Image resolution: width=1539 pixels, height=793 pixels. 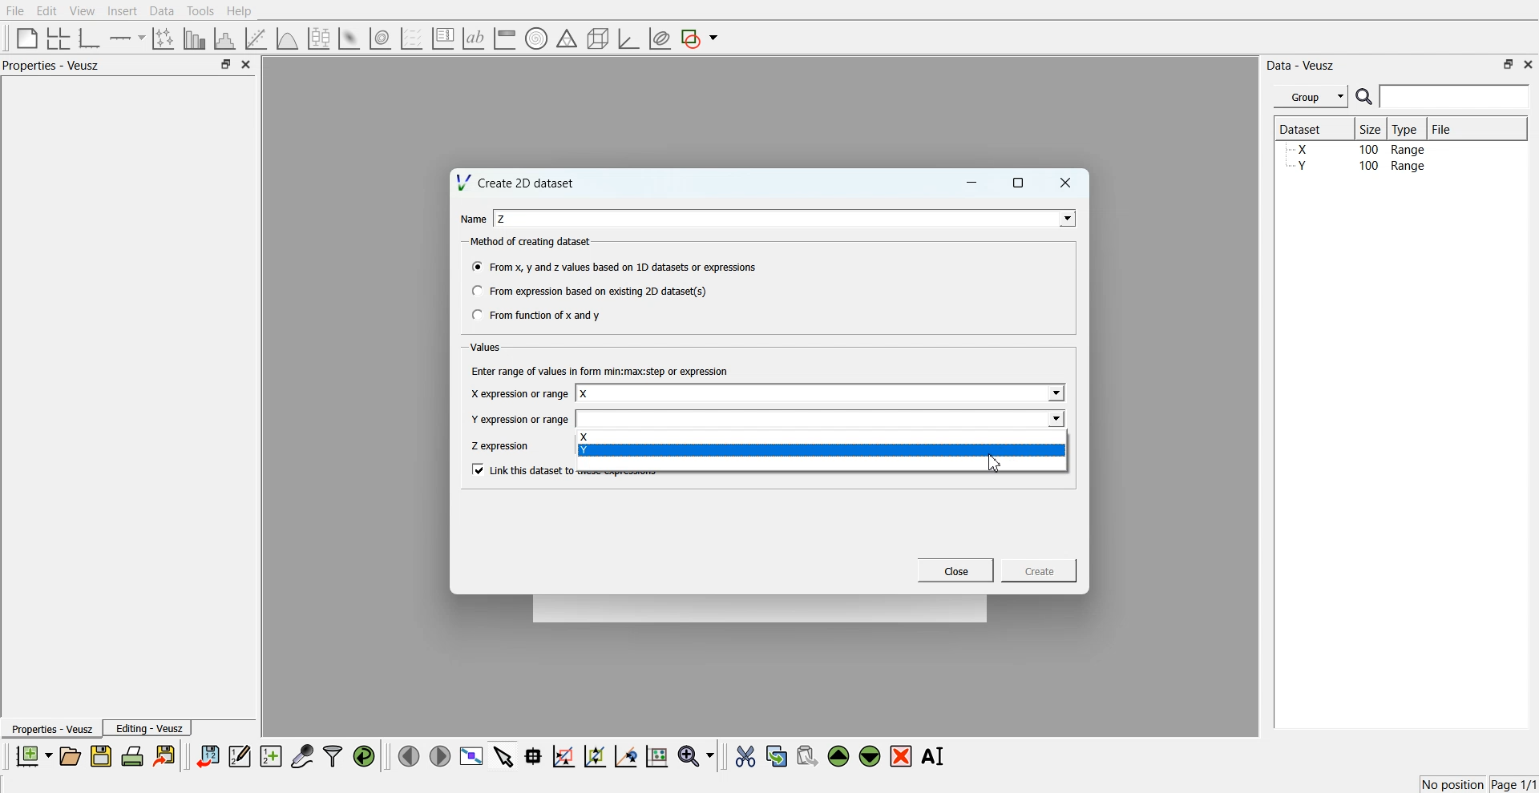 I want to click on Maximize, so click(x=225, y=63).